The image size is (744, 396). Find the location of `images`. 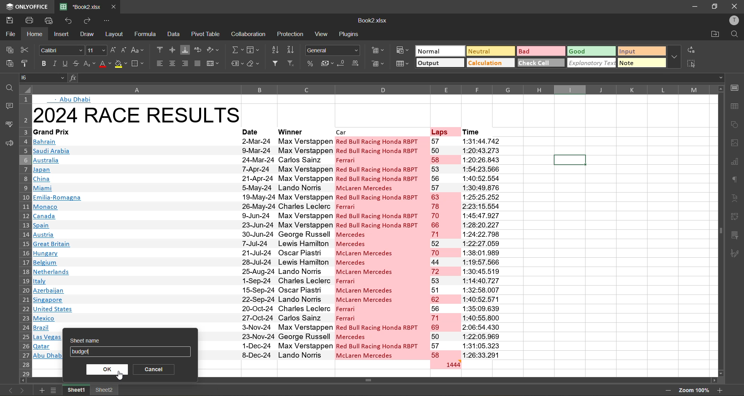

images is located at coordinates (734, 143).